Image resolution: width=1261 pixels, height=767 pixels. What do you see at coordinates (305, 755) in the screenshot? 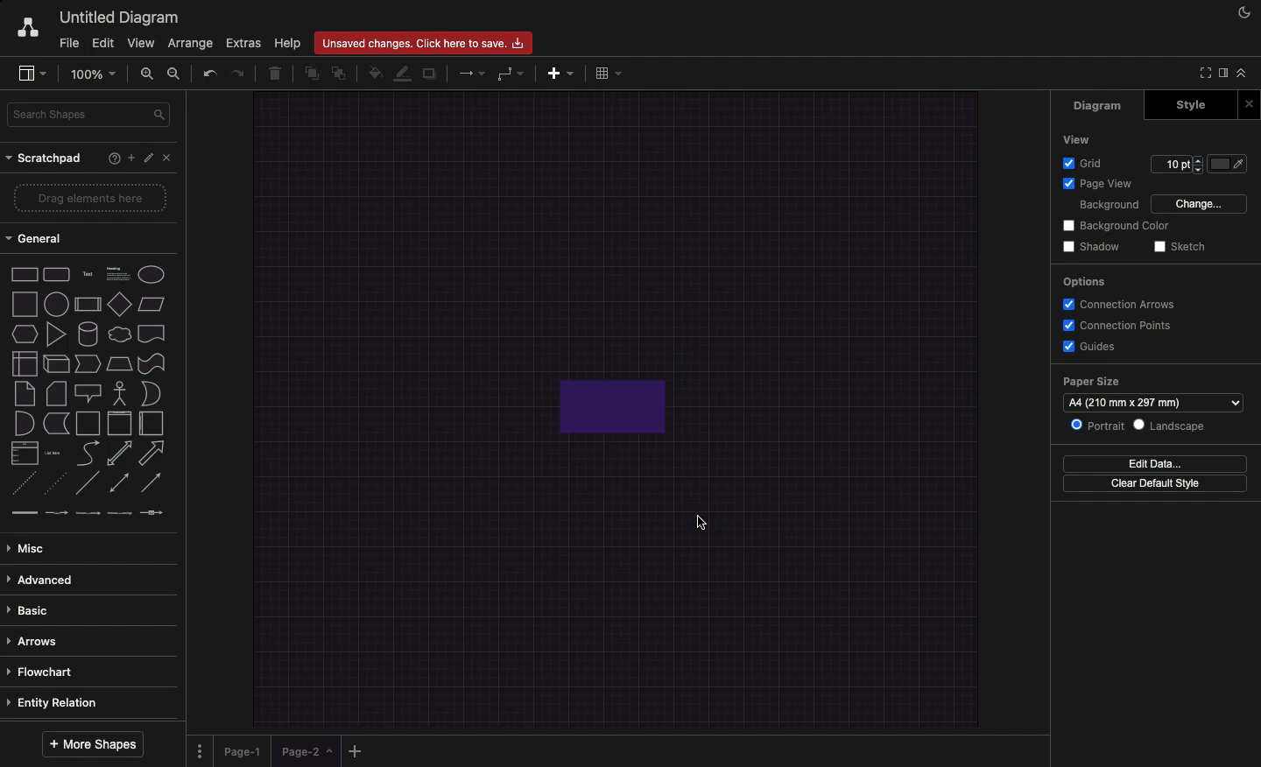
I see `Page 2` at bounding box center [305, 755].